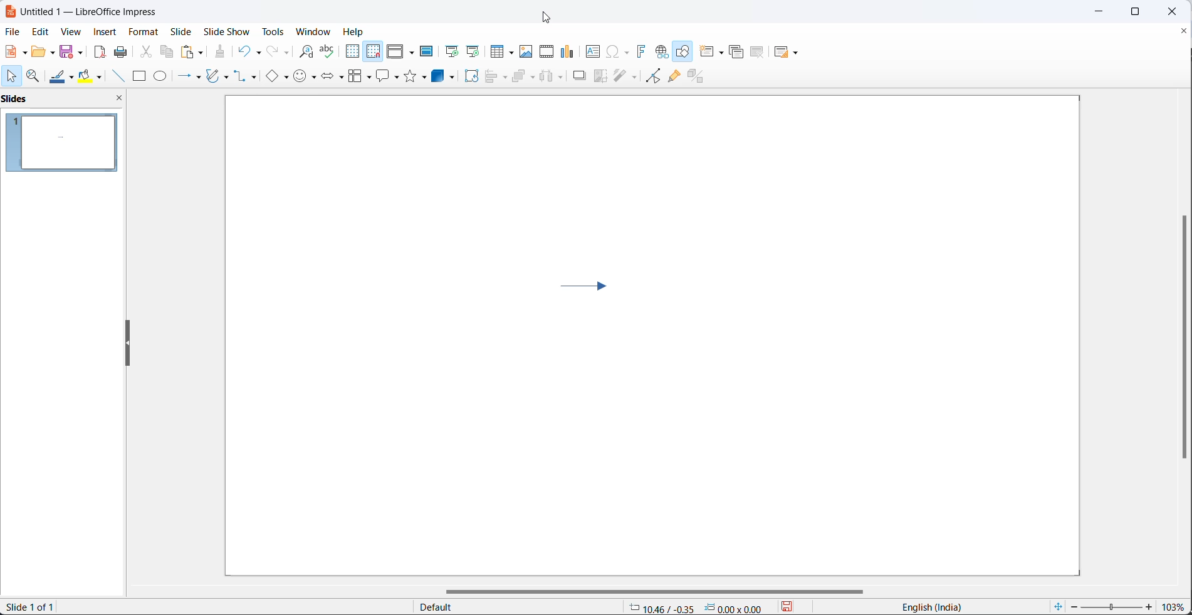 The width and height of the screenshot is (1192, 615). What do you see at coordinates (673, 76) in the screenshot?
I see `show gluepoint function` at bounding box center [673, 76].